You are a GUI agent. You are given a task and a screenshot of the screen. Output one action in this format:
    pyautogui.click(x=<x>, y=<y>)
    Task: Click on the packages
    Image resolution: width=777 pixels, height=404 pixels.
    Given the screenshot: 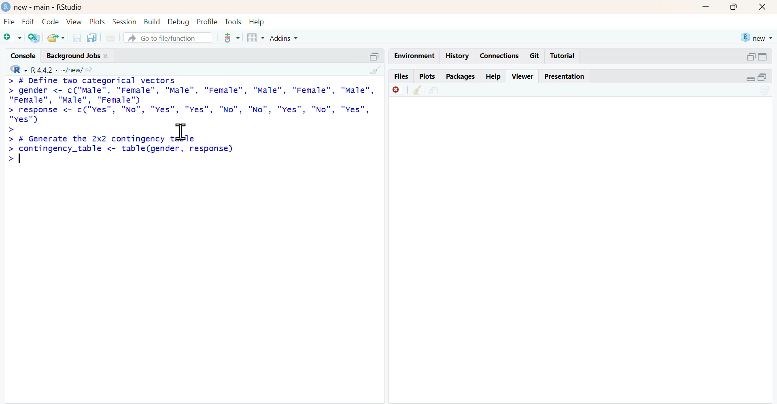 What is the action you would take?
    pyautogui.click(x=461, y=77)
    